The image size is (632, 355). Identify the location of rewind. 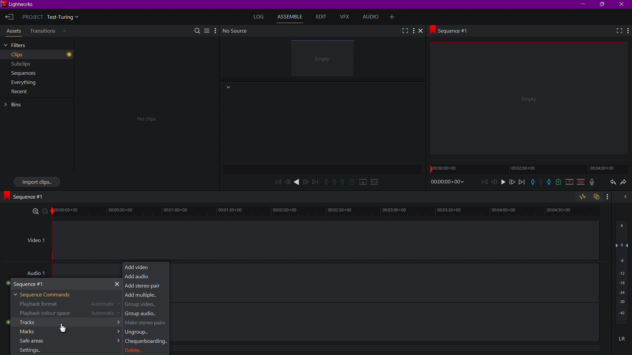
(287, 182).